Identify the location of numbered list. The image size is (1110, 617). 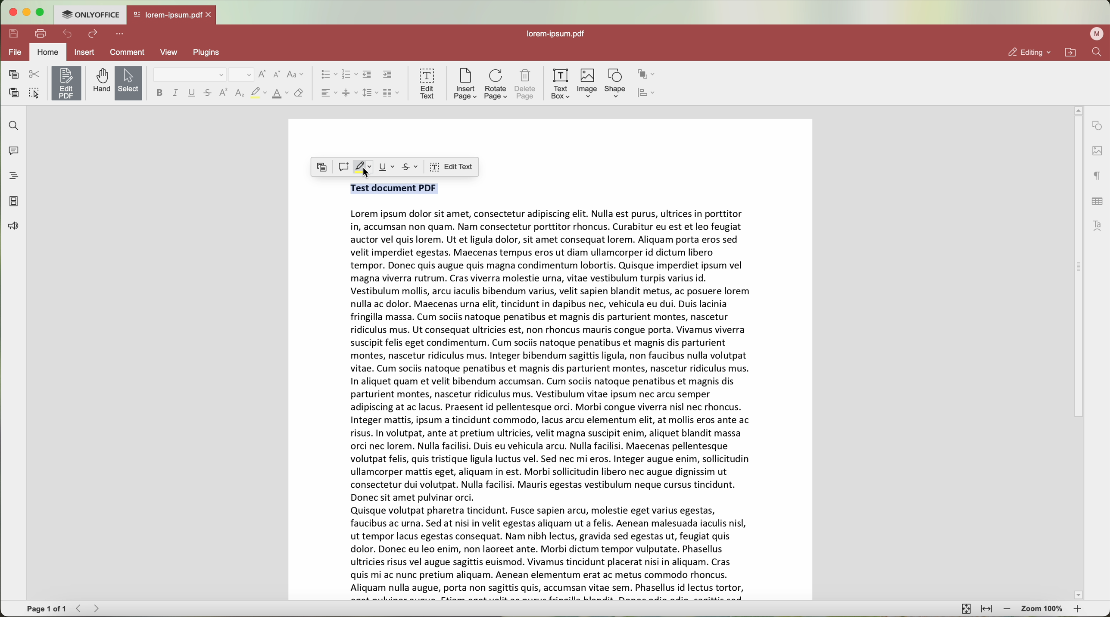
(349, 76).